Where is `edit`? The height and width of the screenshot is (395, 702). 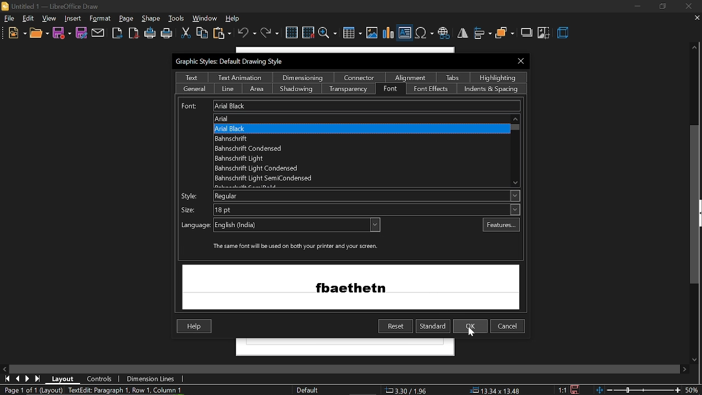 edit is located at coordinates (29, 19).